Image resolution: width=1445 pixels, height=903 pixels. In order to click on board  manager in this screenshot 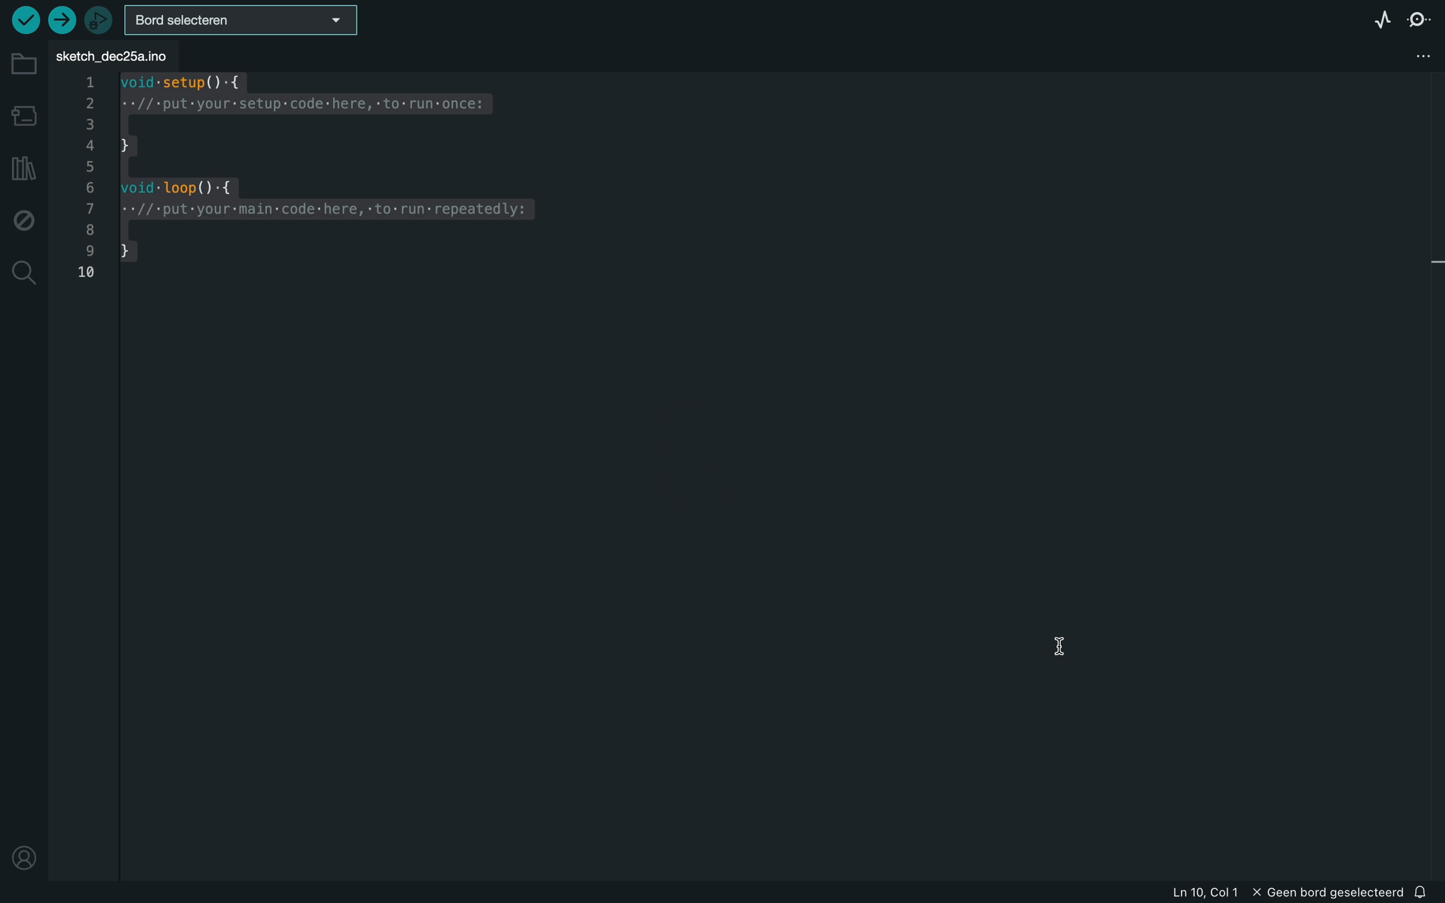, I will do `click(24, 116)`.